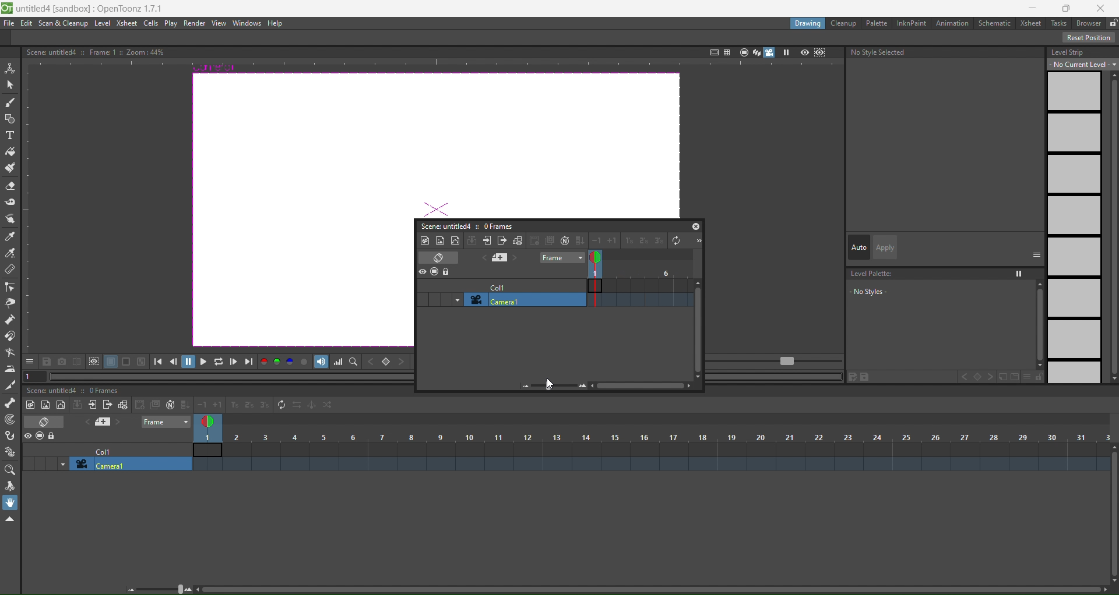  I want to click on magnifier tool, so click(12, 470).